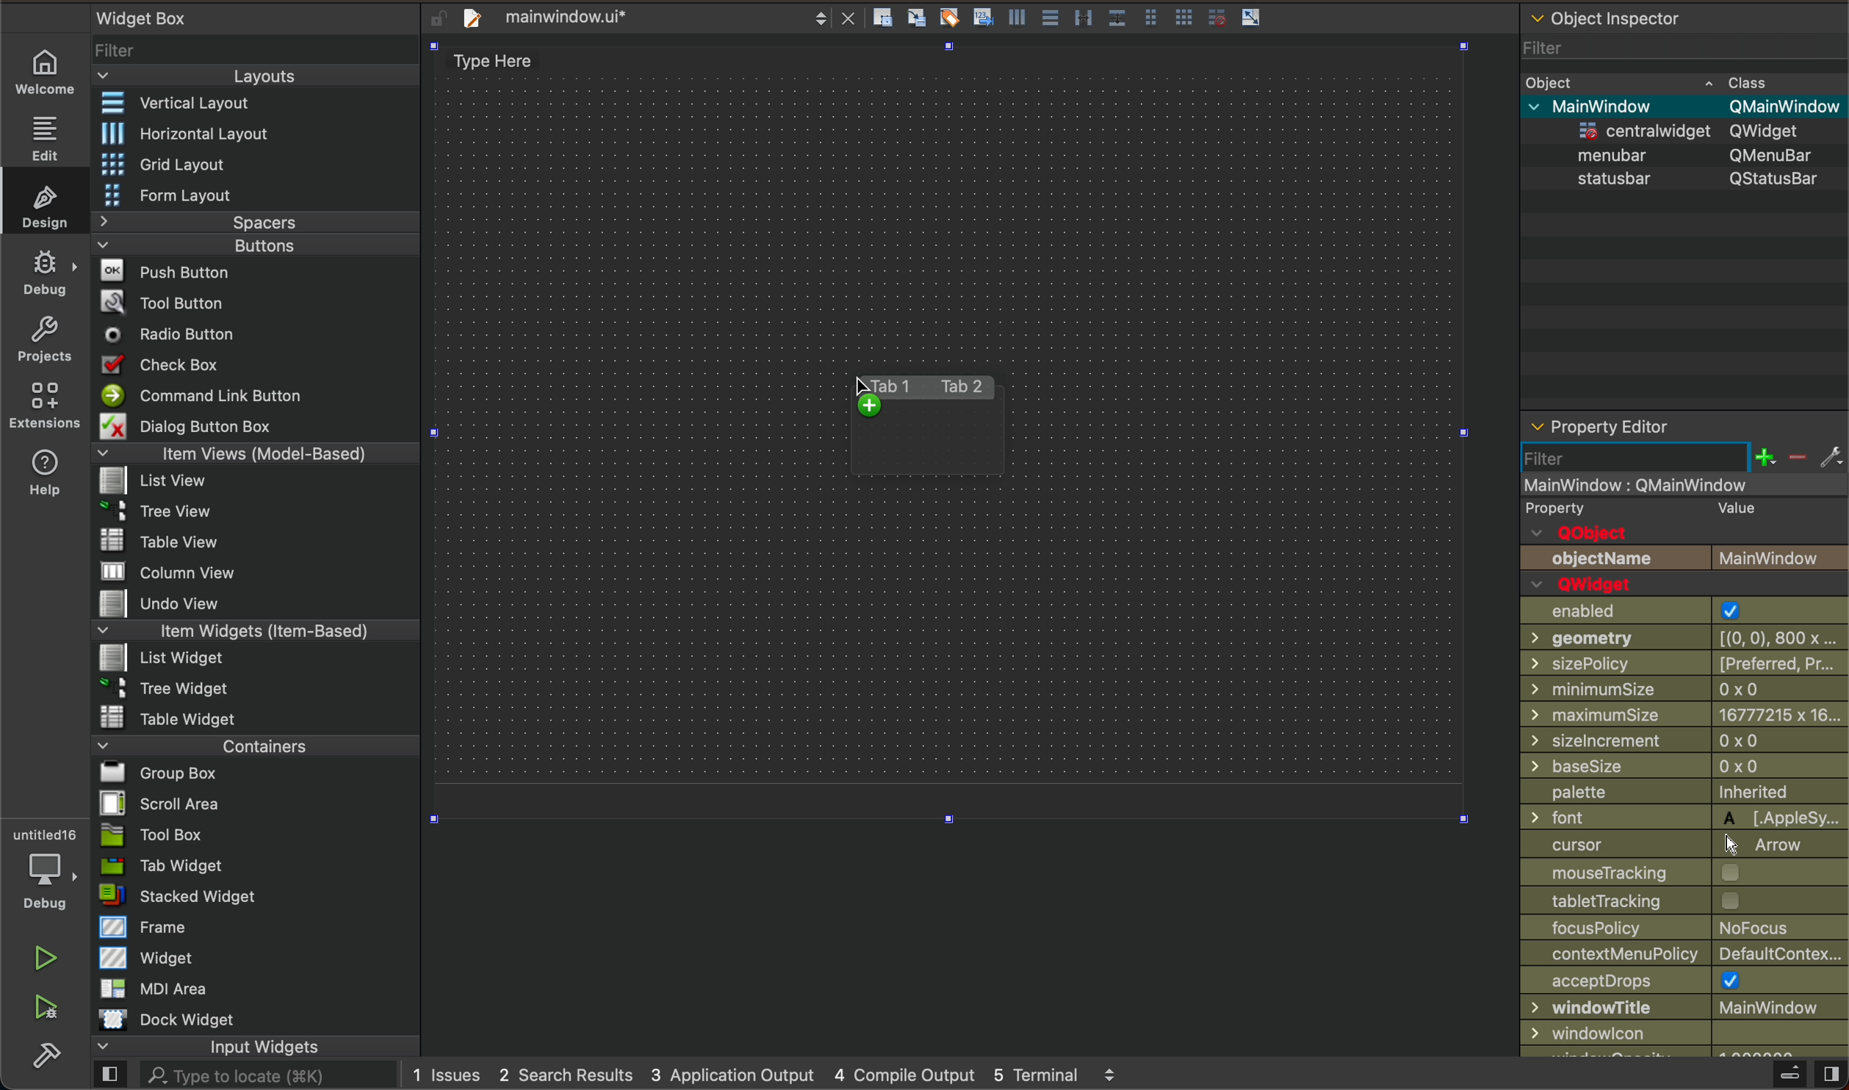 This screenshot has width=1849, height=1090. I want to click on focus, so click(1687, 929).